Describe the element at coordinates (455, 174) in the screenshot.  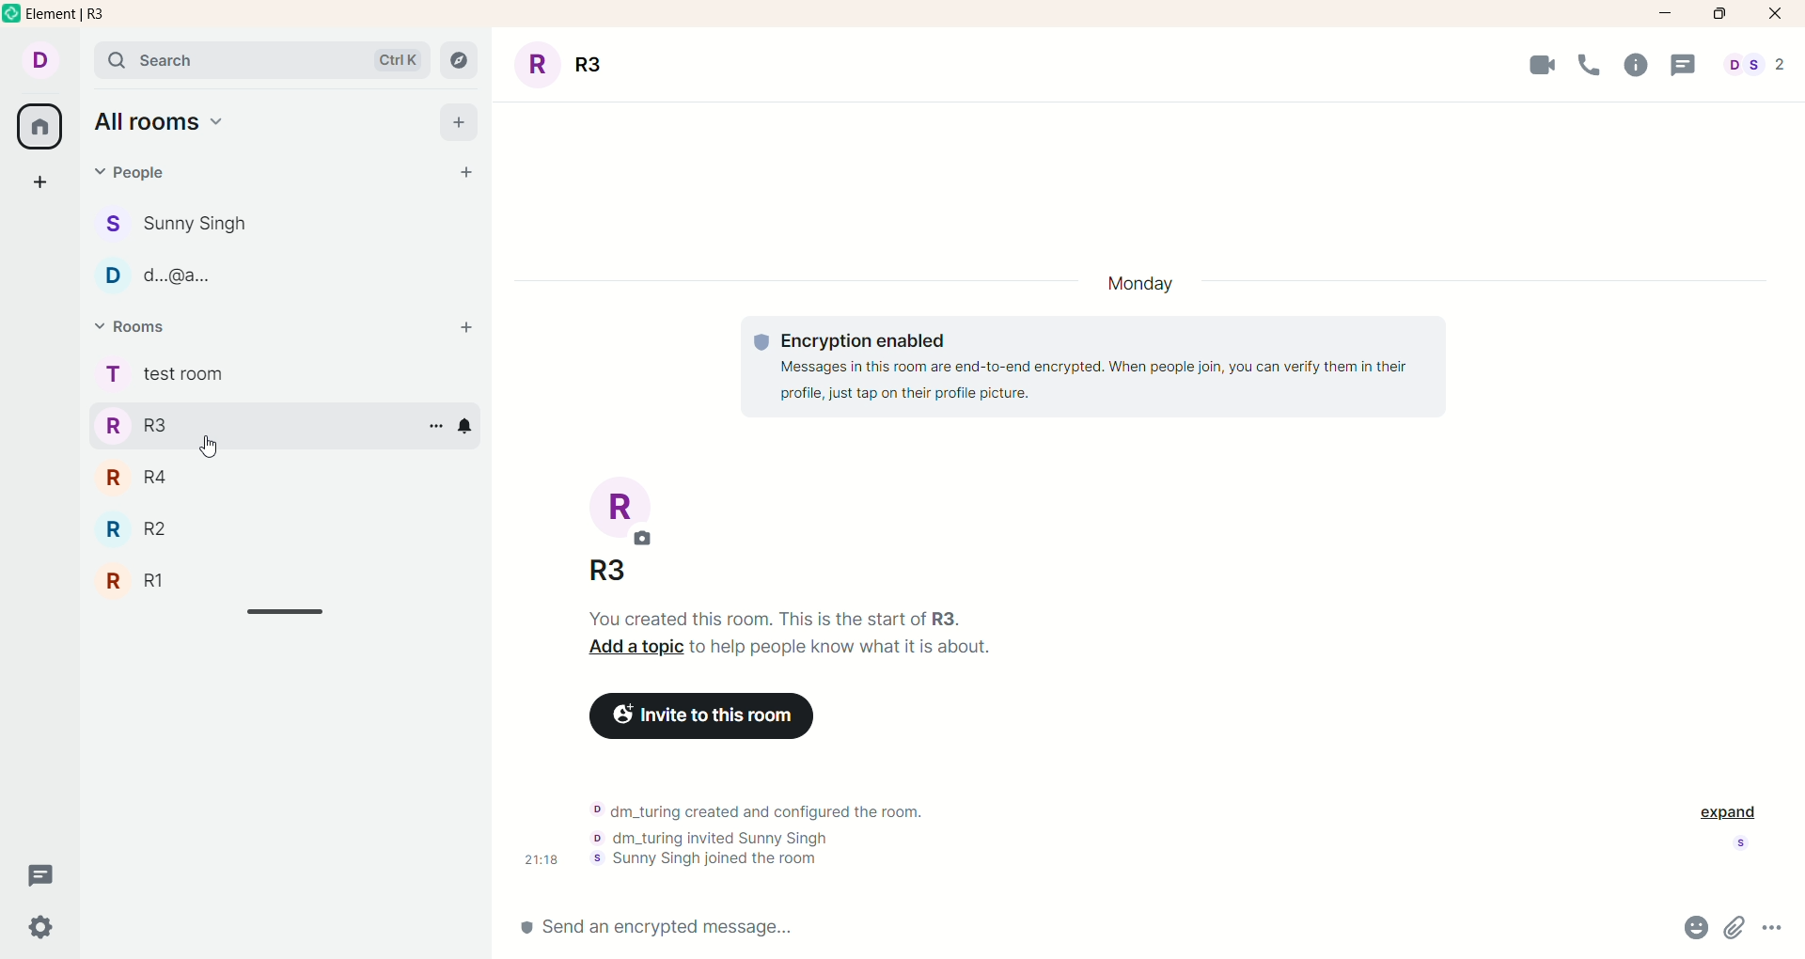
I see `start chat` at that location.